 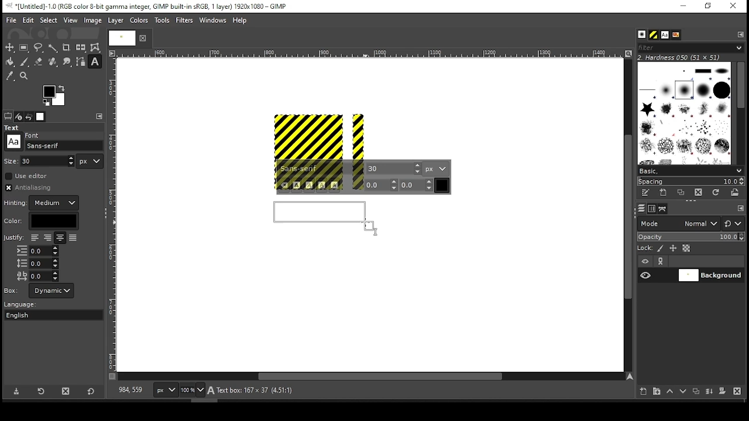 What do you see at coordinates (645, 261) in the screenshot?
I see `layer visibility` at bounding box center [645, 261].